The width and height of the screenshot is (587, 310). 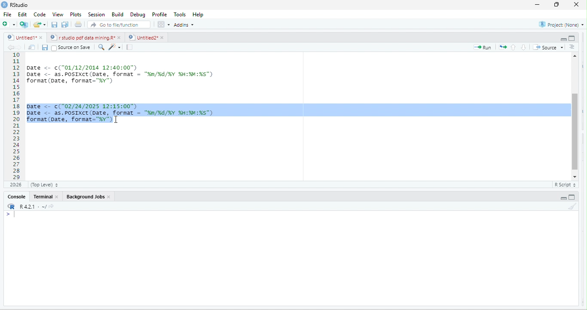 I want to click on close, so click(x=40, y=37).